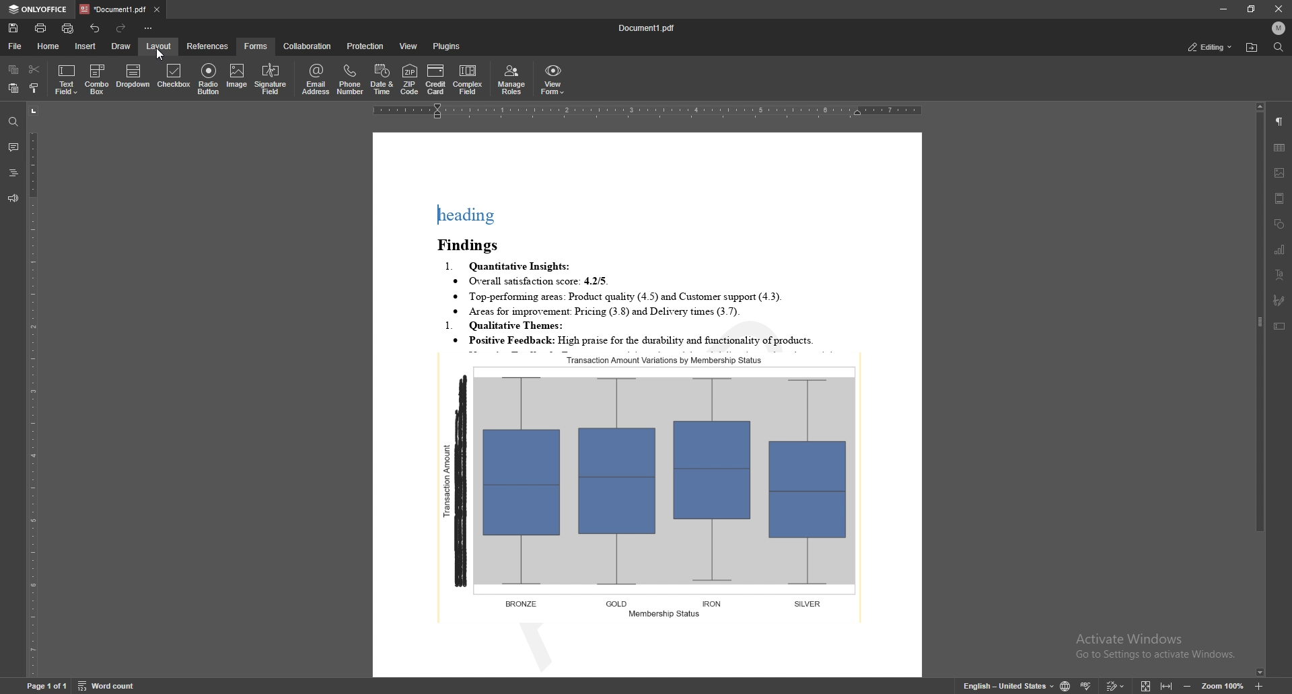 The height and width of the screenshot is (694, 1292). What do you see at coordinates (1281, 173) in the screenshot?
I see `image` at bounding box center [1281, 173].